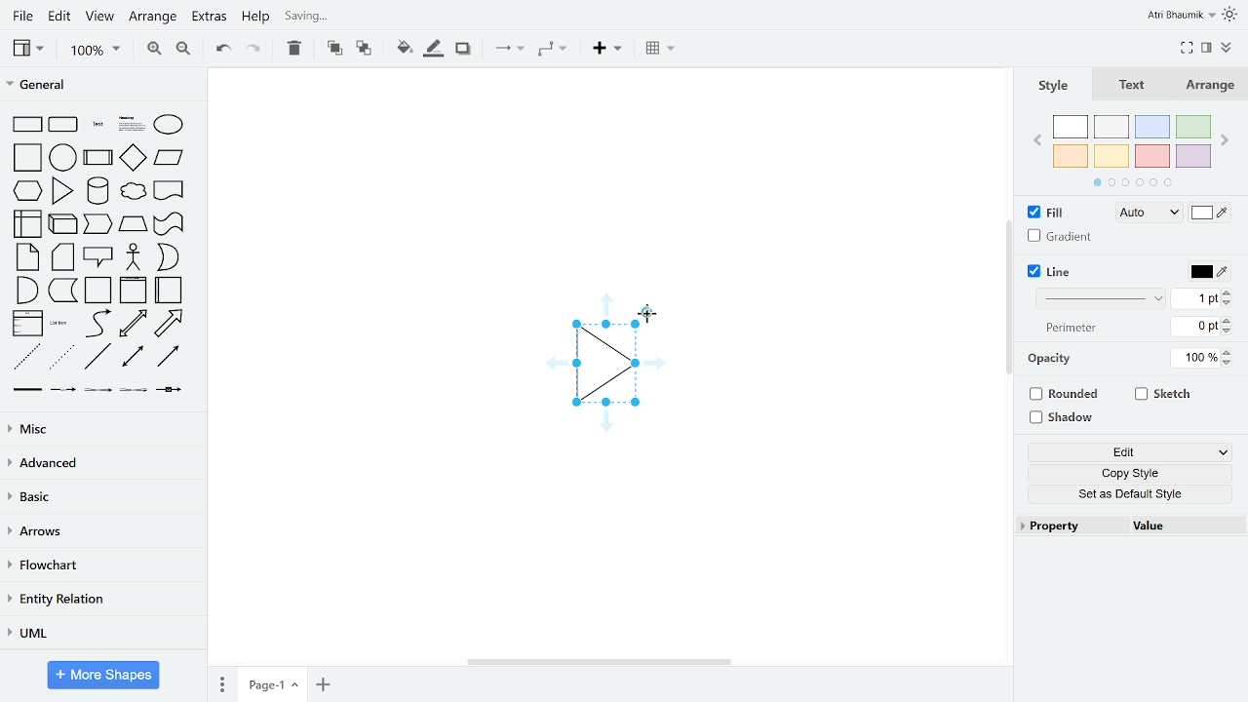 The height and width of the screenshot is (702, 1248). Describe the element at coordinates (98, 632) in the screenshot. I see `UML` at that location.